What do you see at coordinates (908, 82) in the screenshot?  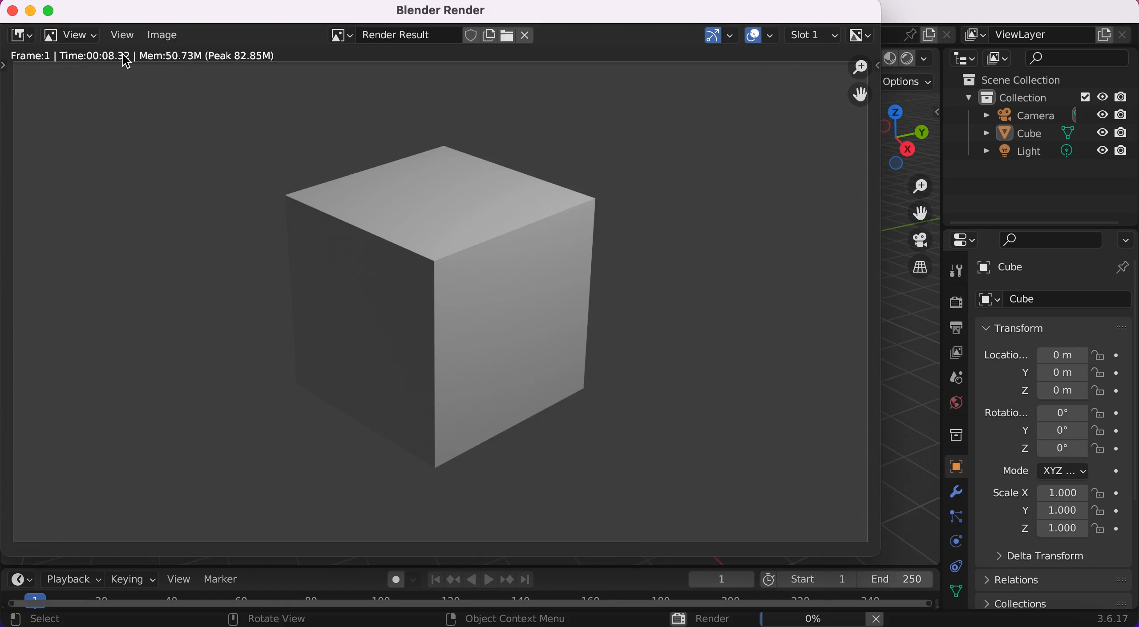 I see `options` at bounding box center [908, 82].